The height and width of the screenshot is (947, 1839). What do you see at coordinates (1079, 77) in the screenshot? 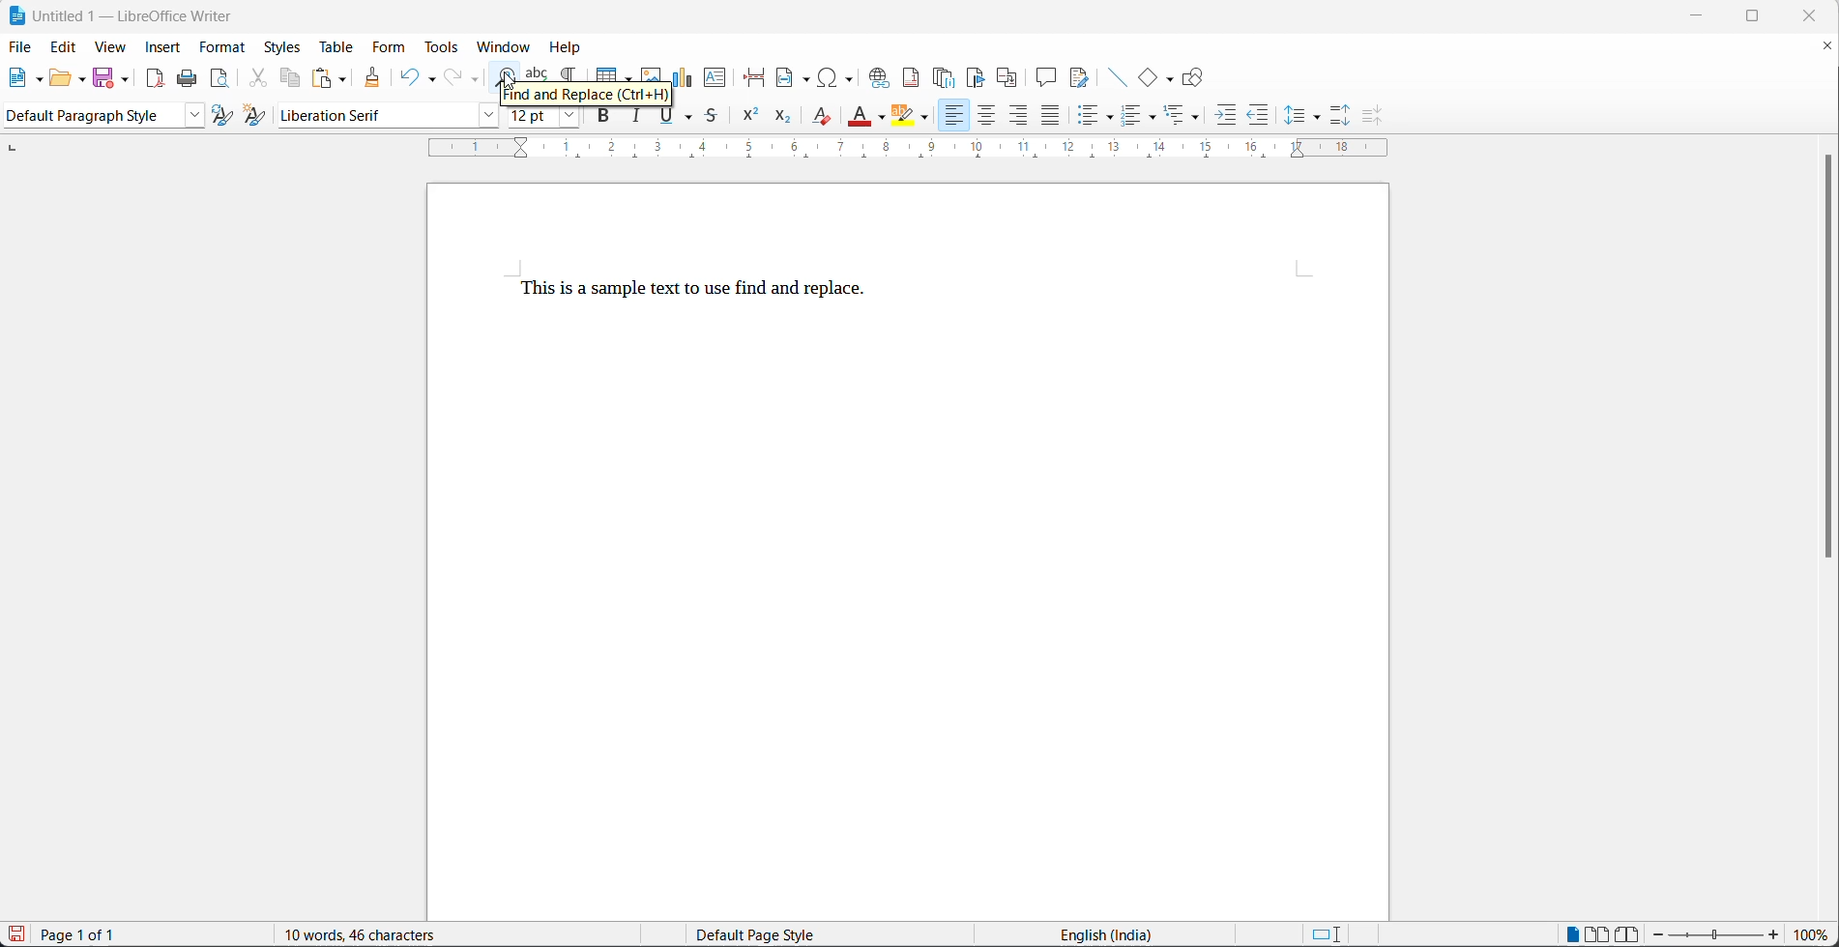
I see `show track changes functions` at bounding box center [1079, 77].